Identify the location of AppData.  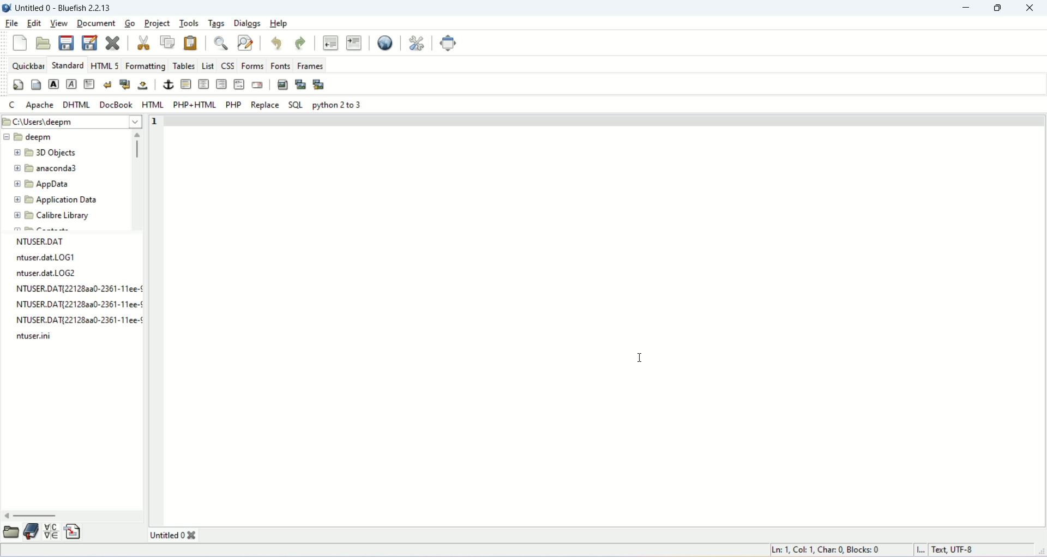
(58, 185).